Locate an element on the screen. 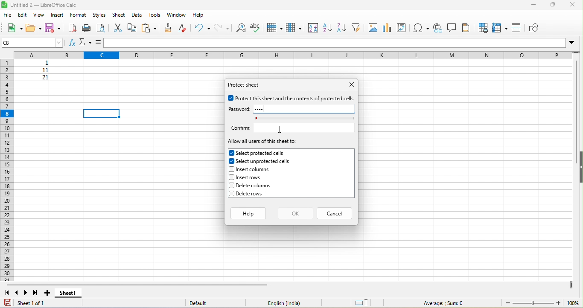 This screenshot has width=583, height=308. show draw function is located at coordinates (536, 29).